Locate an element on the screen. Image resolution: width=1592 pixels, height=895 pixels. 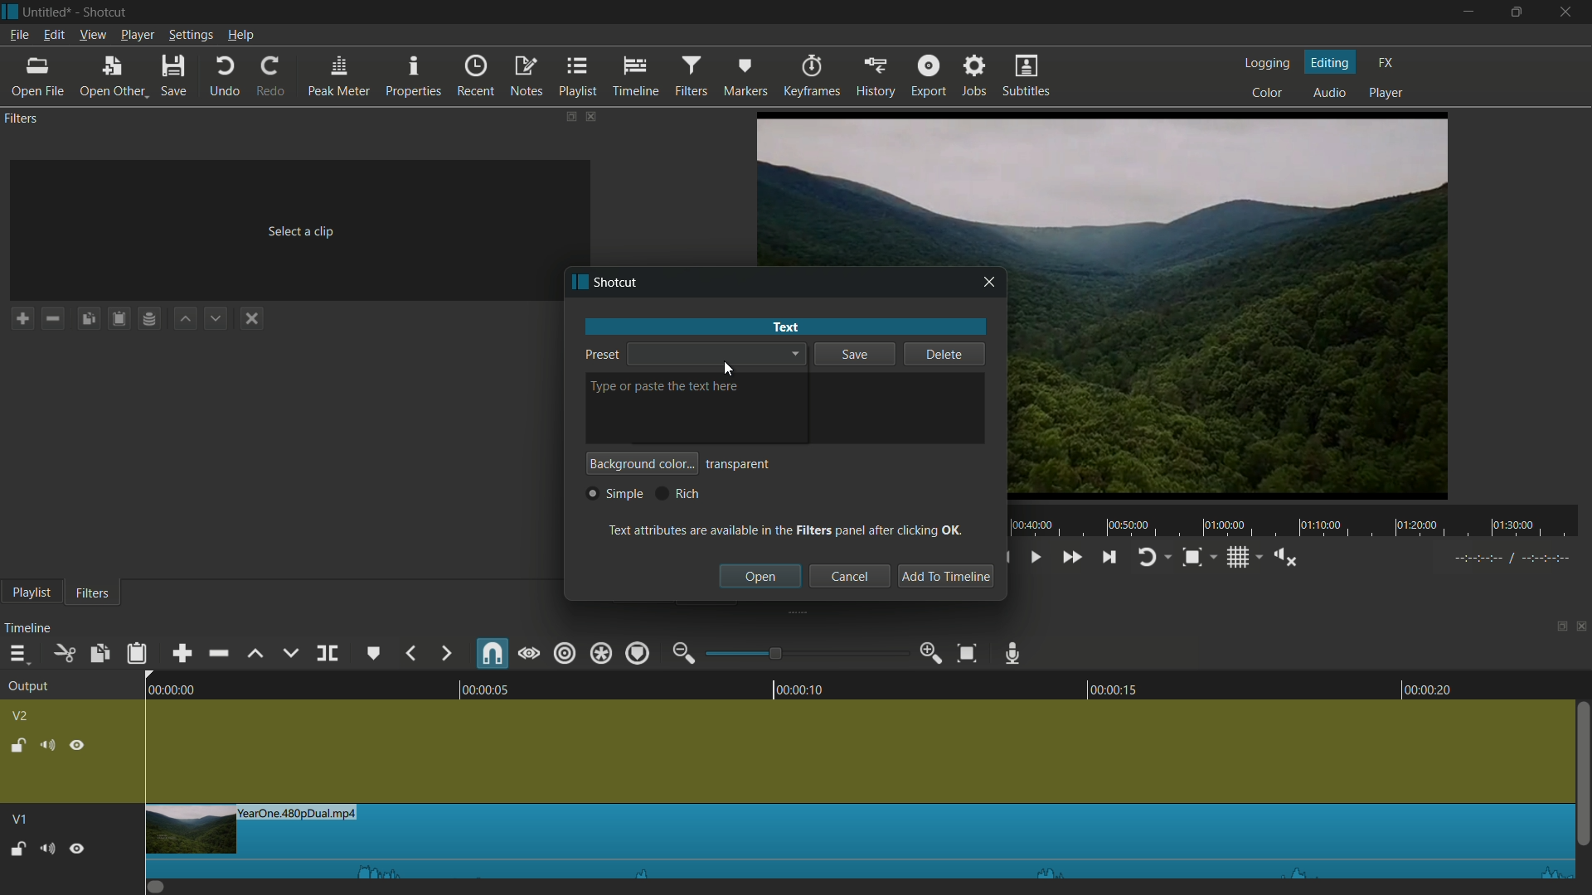
deselect the filter is located at coordinates (252, 318).